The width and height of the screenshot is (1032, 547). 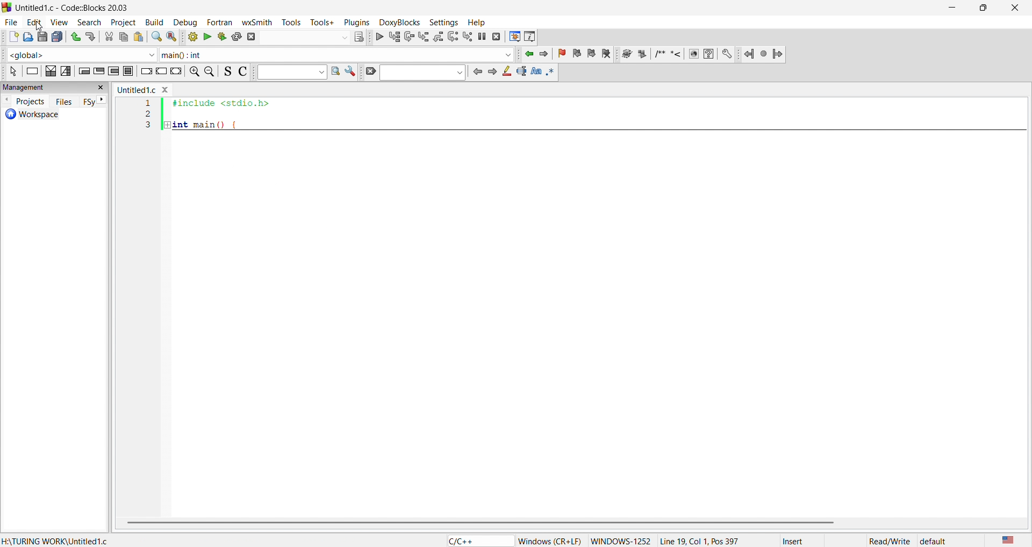 What do you see at coordinates (350, 73) in the screenshot?
I see `settings` at bounding box center [350, 73].